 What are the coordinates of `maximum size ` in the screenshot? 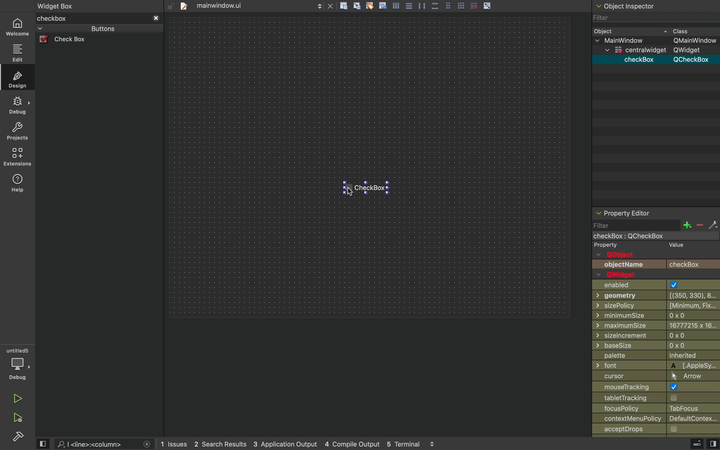 It's located at (656, 325).